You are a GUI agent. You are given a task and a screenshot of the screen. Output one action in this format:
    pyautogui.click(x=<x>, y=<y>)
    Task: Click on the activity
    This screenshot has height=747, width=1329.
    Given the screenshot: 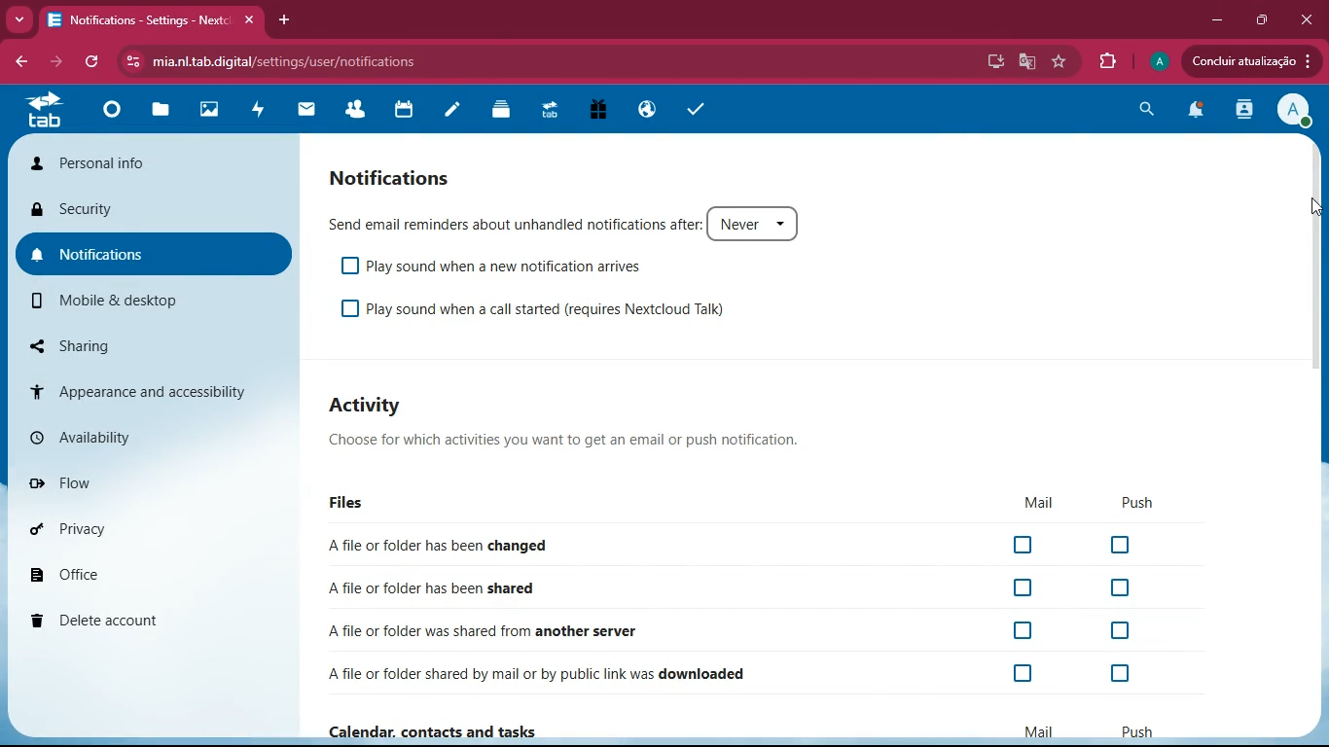 What is the action you would take?
    pyautogui.click(x=259, y=115)
    